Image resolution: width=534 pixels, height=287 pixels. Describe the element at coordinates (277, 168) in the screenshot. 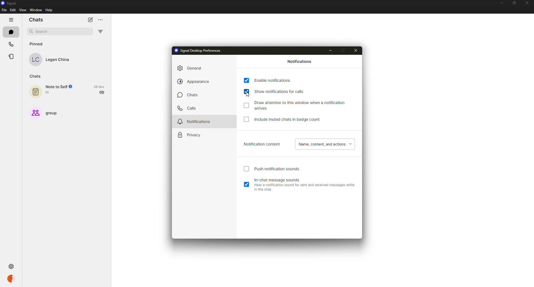

I see `push notification sound` at that location.